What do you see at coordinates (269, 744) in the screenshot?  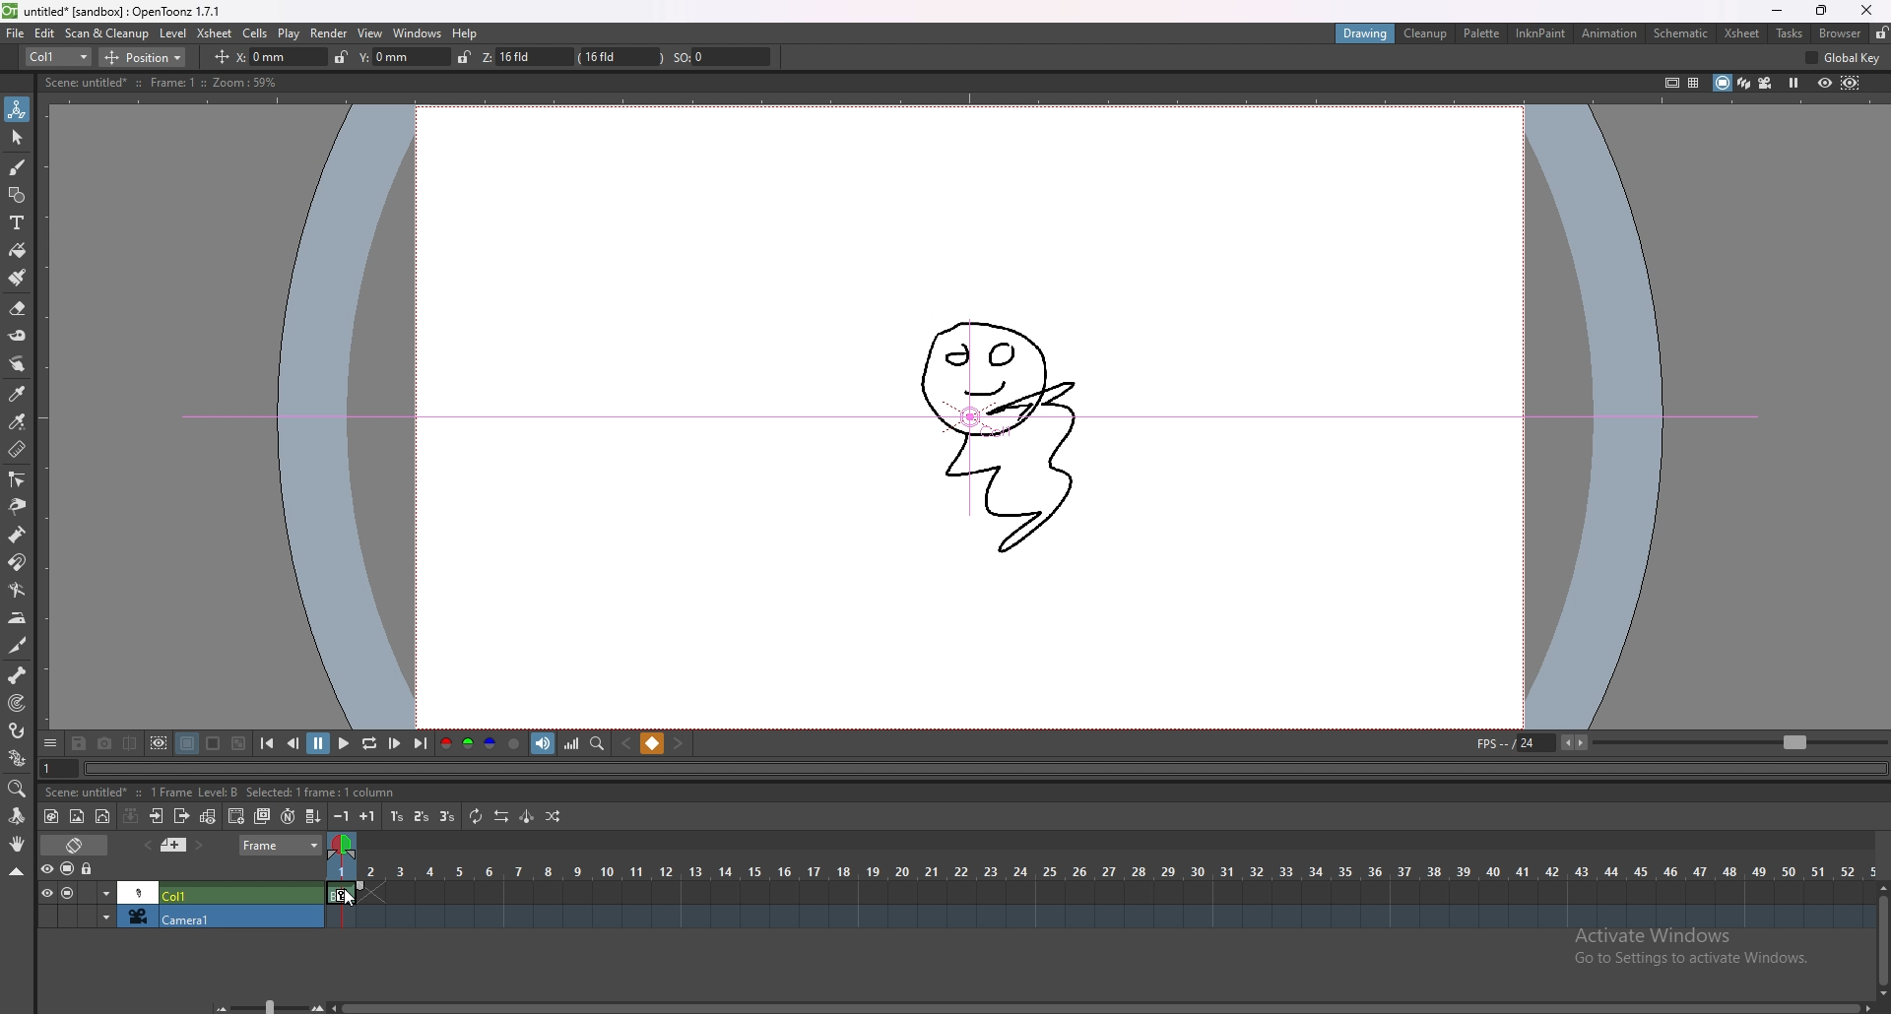 I see `first frame` at bounding box center [269, 744].